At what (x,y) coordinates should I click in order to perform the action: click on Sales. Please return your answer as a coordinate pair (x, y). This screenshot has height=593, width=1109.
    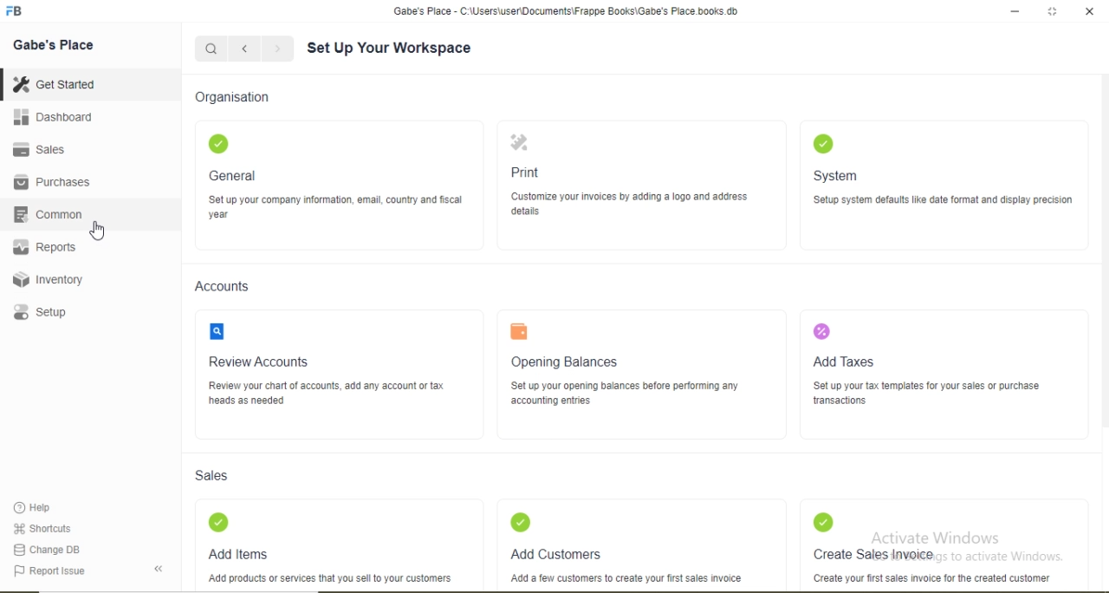
    Looking at the image, I should click on (36, 149).